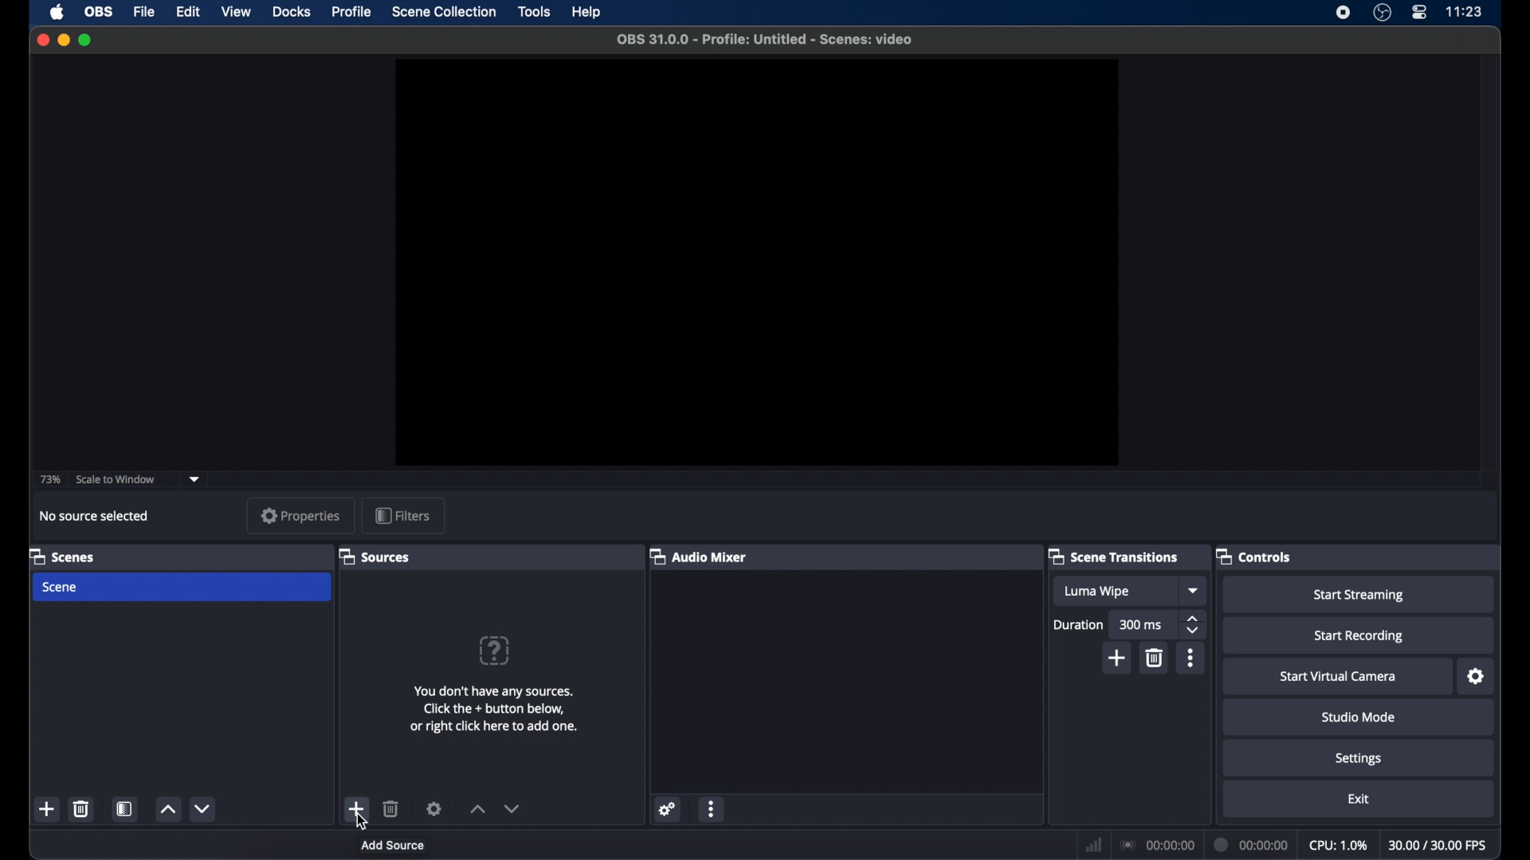  Describe the element at coordinates (1465, 10) in the screenshot. I see `time` at that location.